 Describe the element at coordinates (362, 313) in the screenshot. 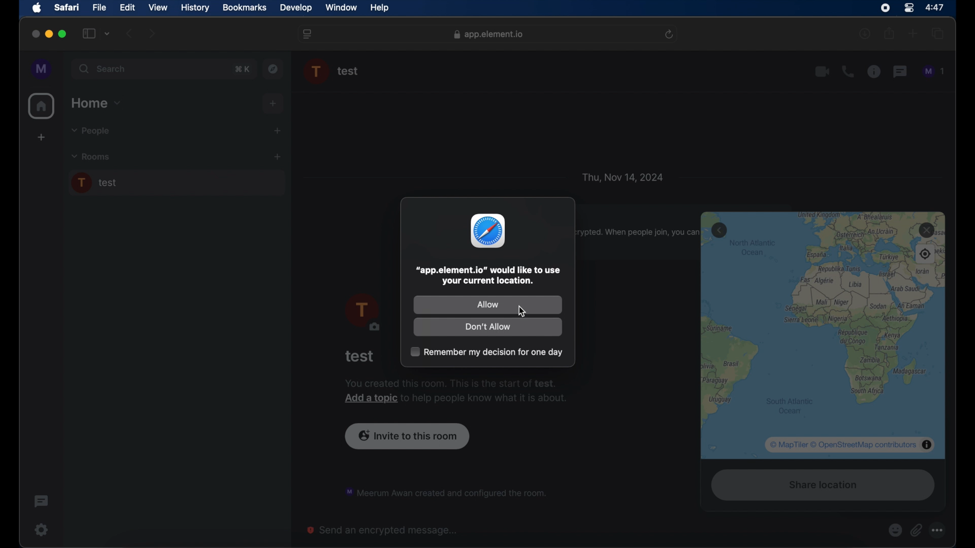

I see `profile picture` at that location.